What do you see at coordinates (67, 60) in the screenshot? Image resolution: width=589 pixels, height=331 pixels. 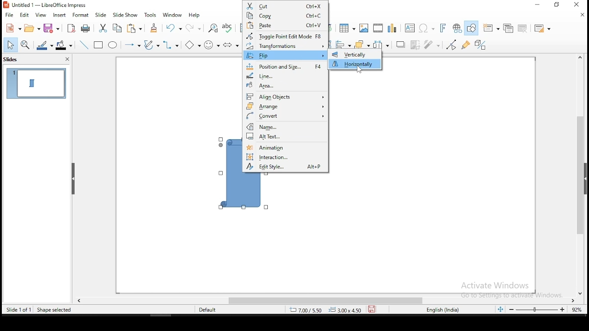 I see `close pane` at bounding box center [67, 60].